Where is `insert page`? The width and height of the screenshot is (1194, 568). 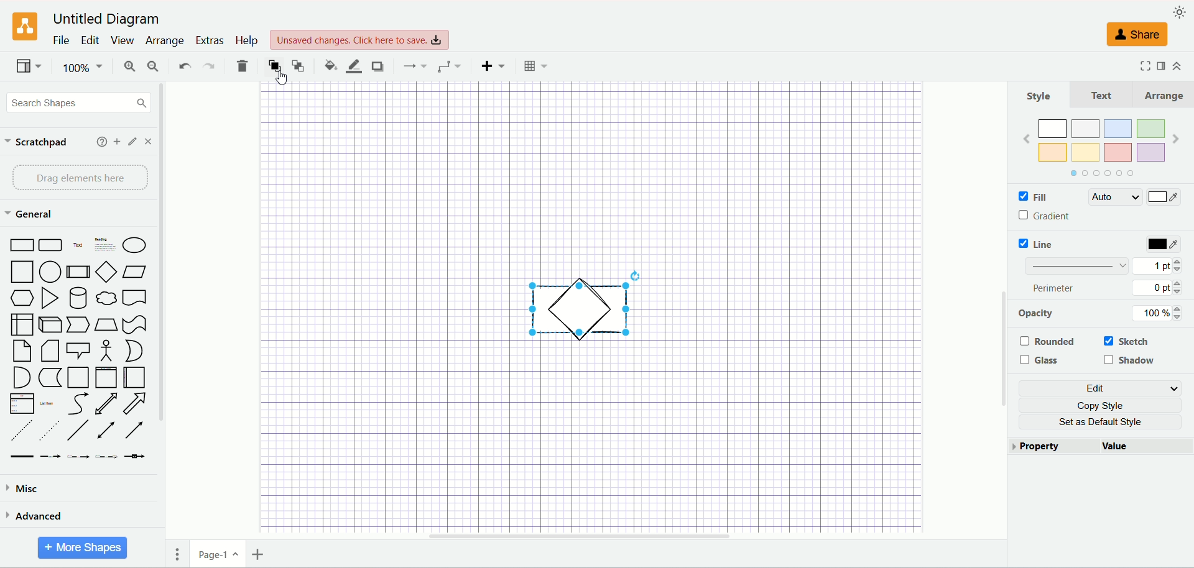
insert page is located at coordinates (262, 554).